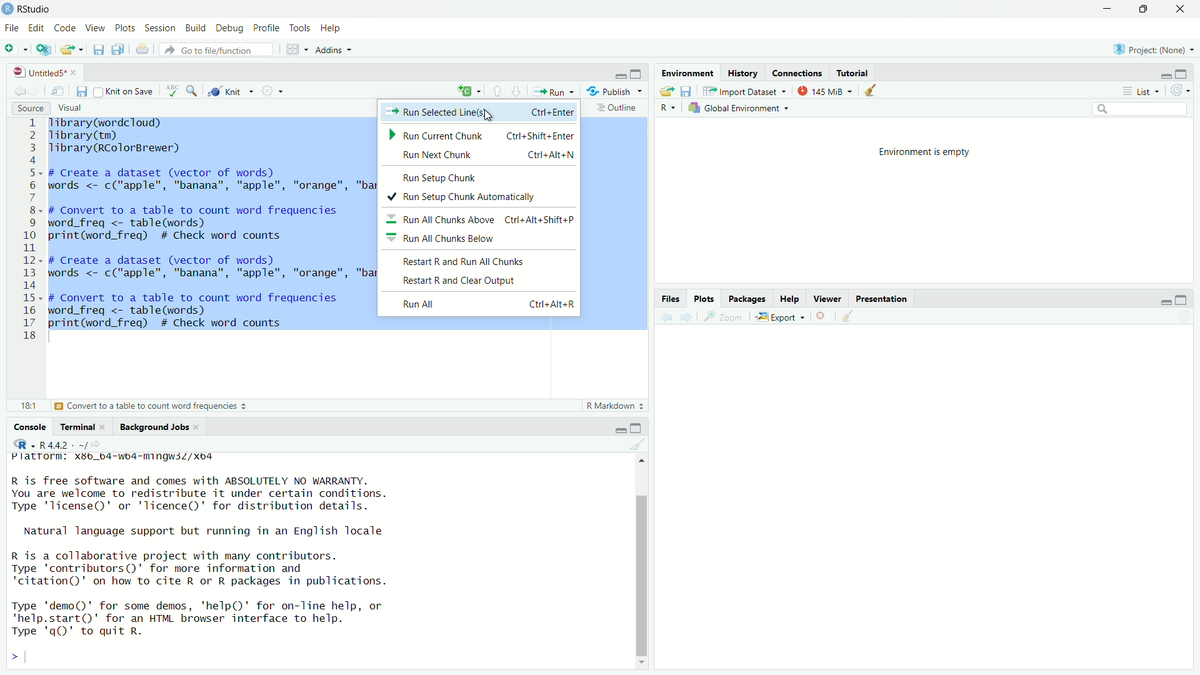  I want to click on Files, so click(675, 299).